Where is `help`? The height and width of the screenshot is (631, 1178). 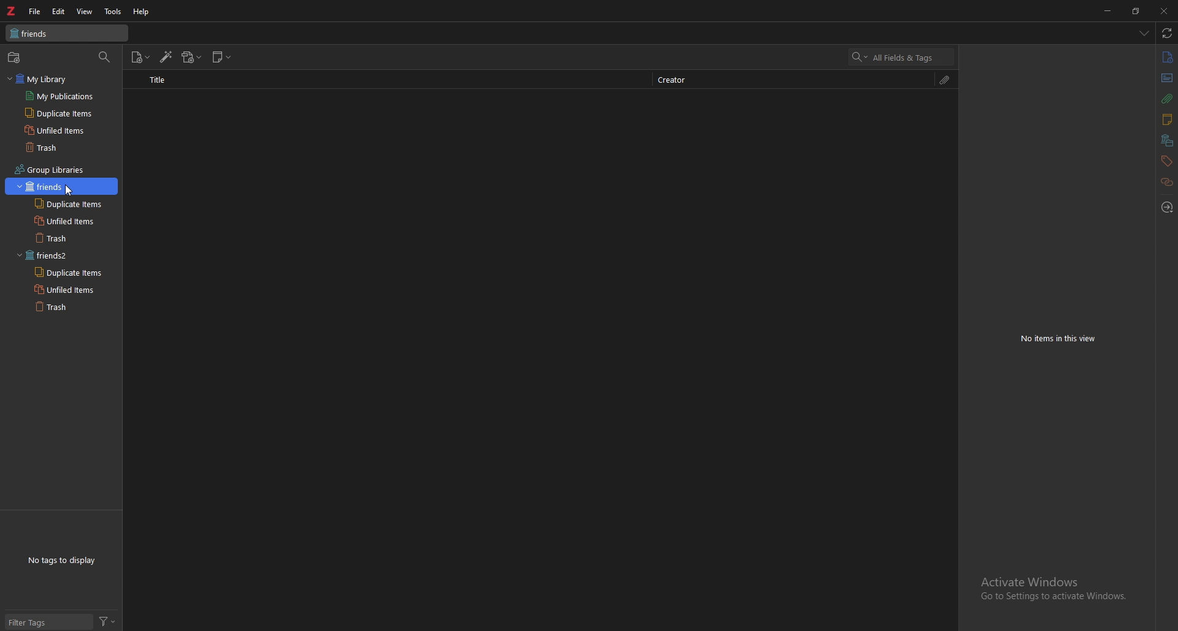 help is located at coordinates (142, 11).